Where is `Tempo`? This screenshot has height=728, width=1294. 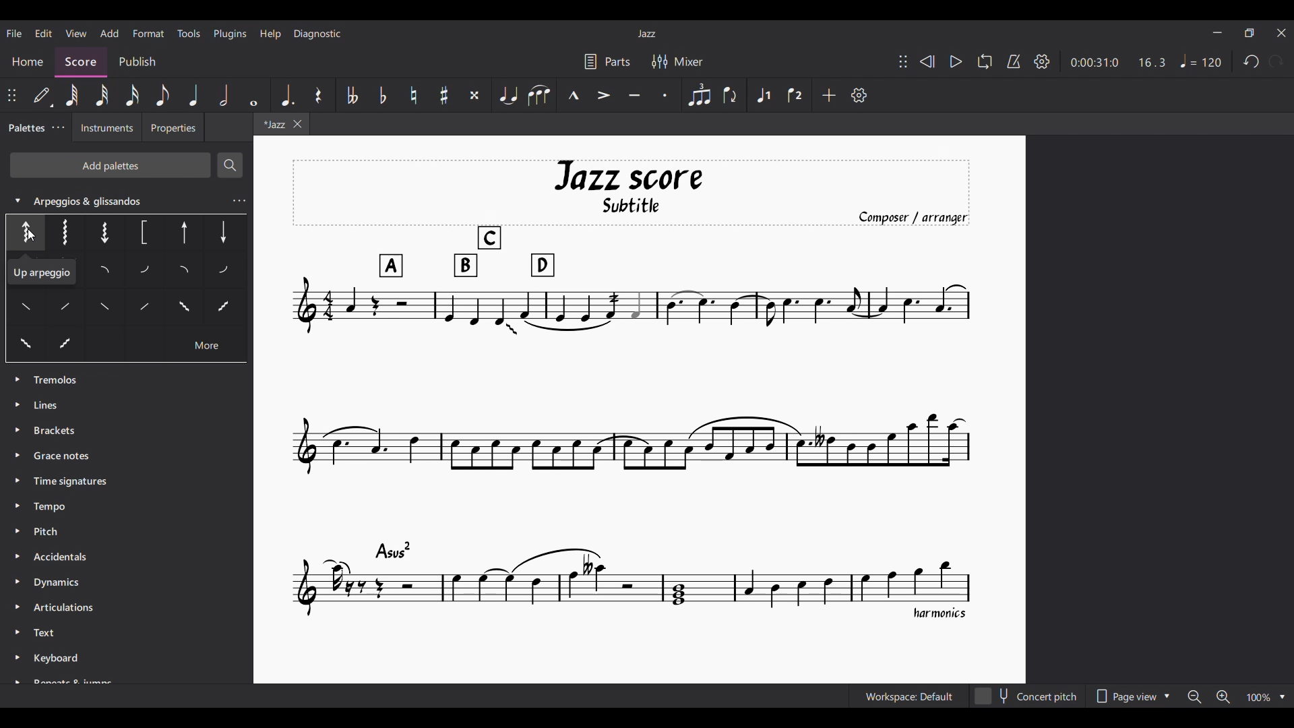
Tempo is located at coordinates (1201, 61).